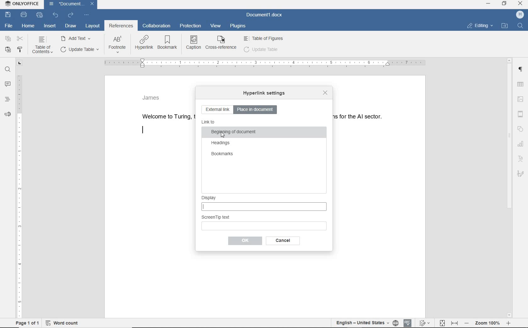 Image resolution: width=528 pixels, height=328 pixels. Describe the element at coordinates (117, 46) in the screenshot. I see `FOOTNOTE` at that location.